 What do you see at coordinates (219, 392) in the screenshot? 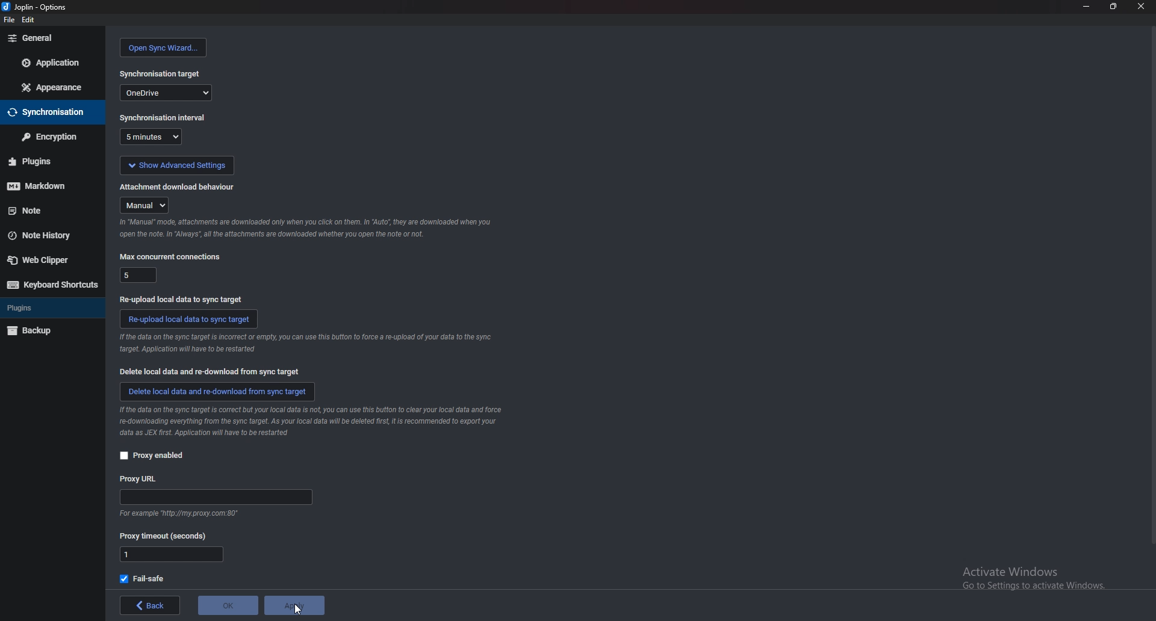
I see `delete local data and re download from sync target` at bounding box center [219, 392].